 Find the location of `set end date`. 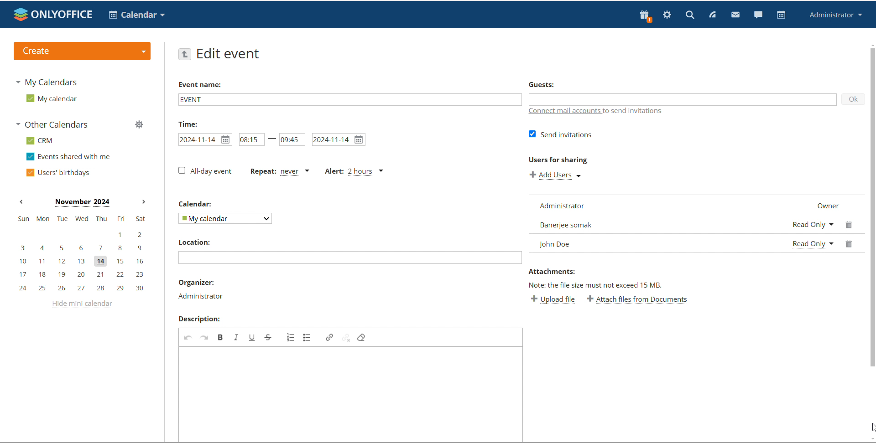

set end date is located at coordinates (339, 139).